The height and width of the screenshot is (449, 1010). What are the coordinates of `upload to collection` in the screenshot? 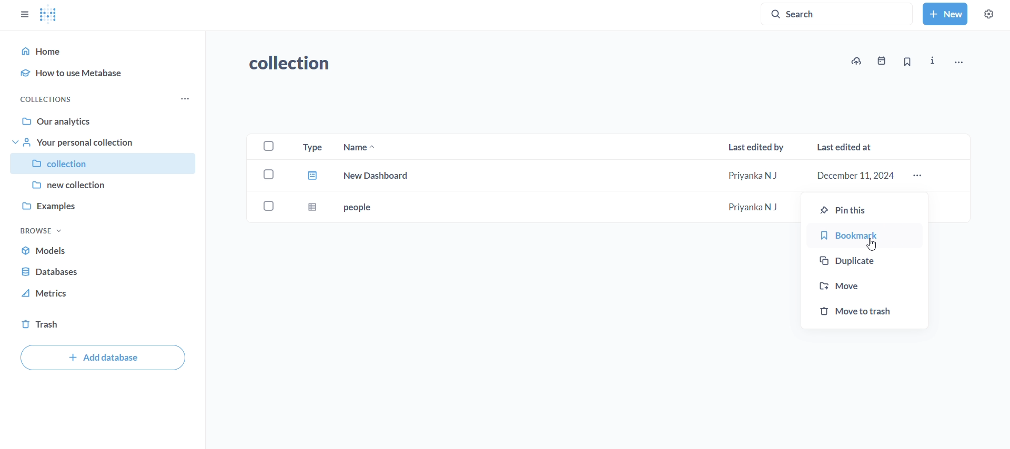 It's located at (856, 61).